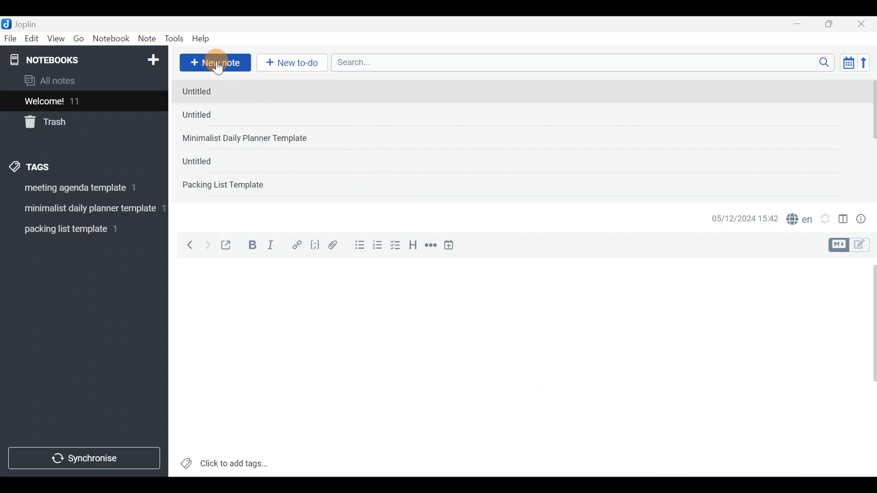 The image size is (877, 493). I want to click on Welcome!, so click(83, 102).